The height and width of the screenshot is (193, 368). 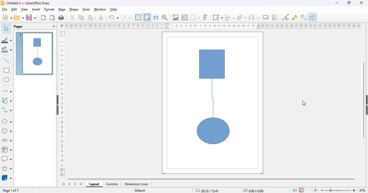 I want to click on controls, so click(x=112, y=184).